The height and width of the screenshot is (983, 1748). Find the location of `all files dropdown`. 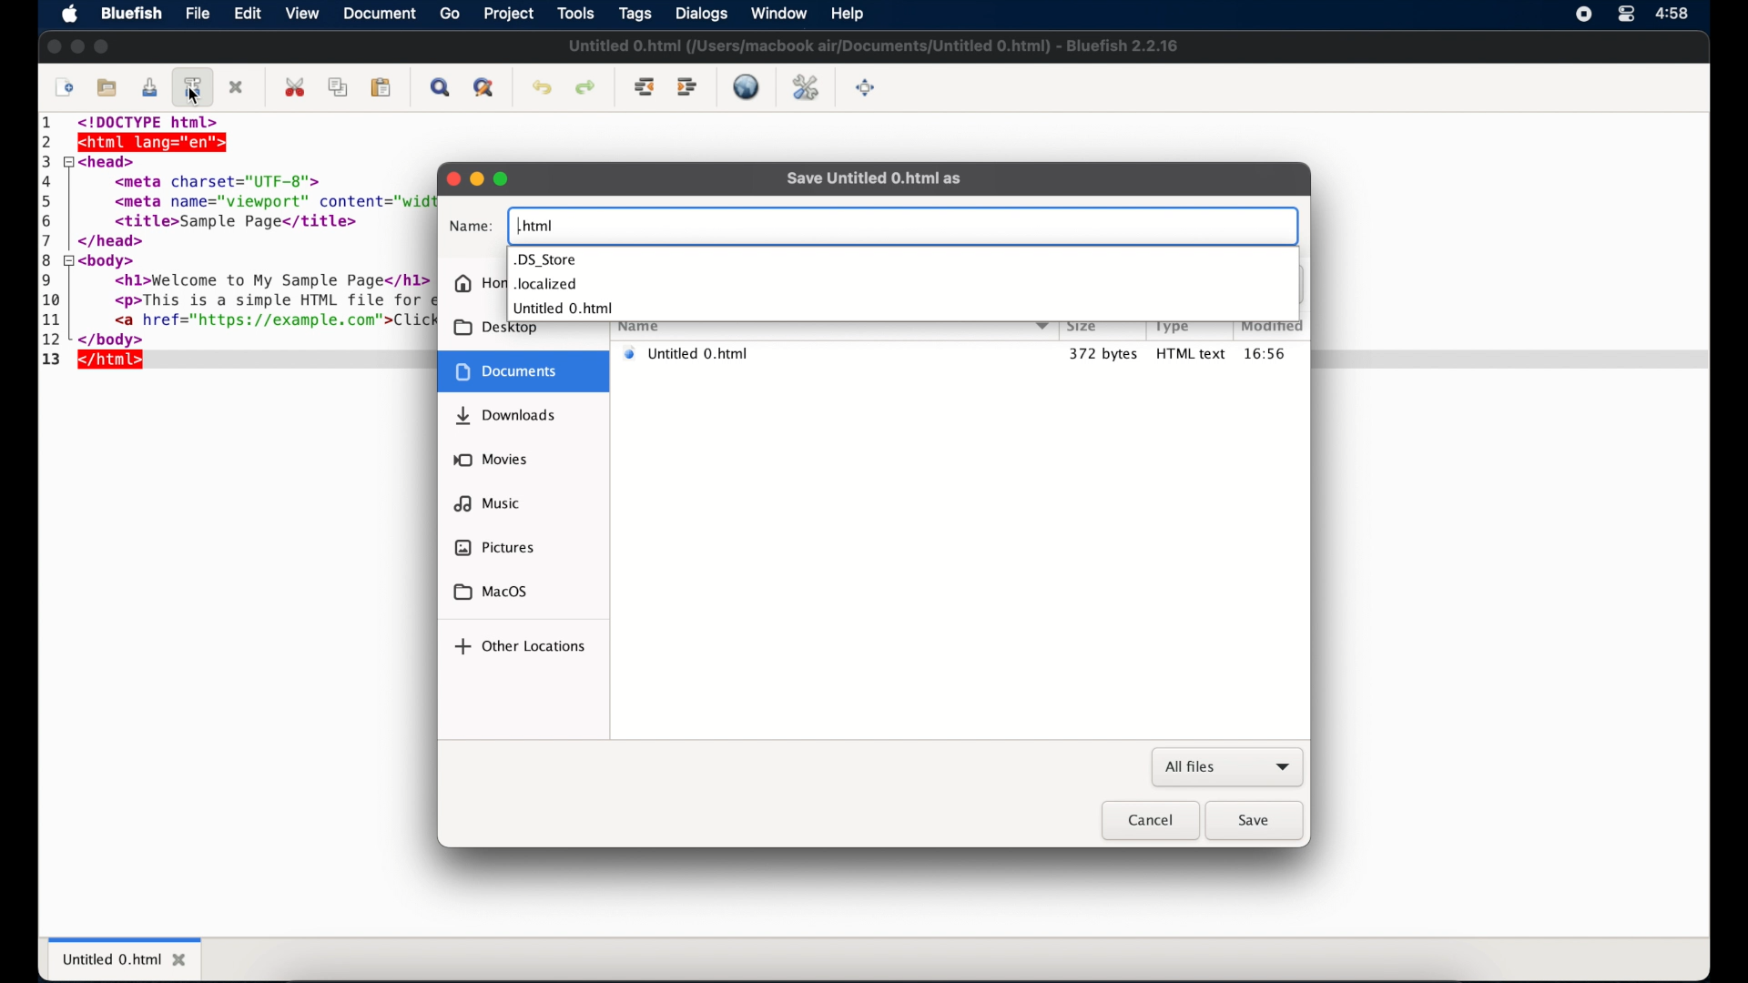

all files dropdown is located at coordinates (1228, 768).